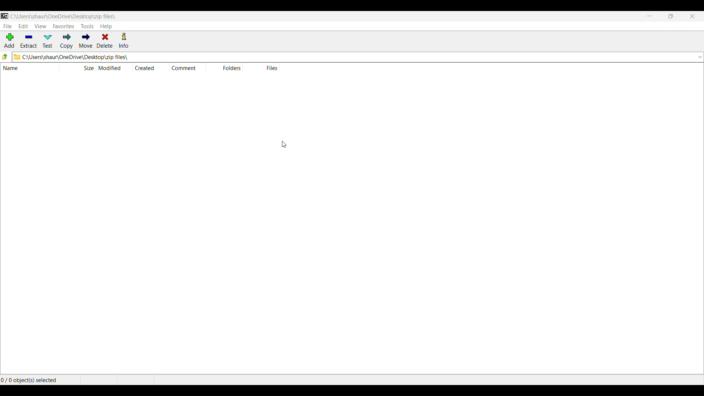 The width and height of the screenshot is (704, 396). What do you see at coordinates (106, 26) in the screenshot?
I see `HELP` at bounding box center [106, 26].